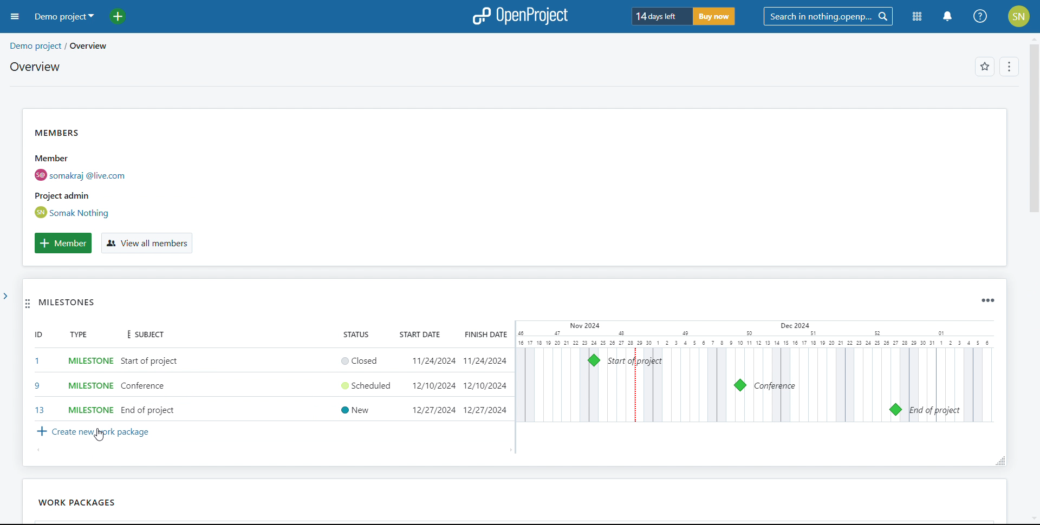 The width and height of the screenshot is (1040, 525). I want to click on set status, so click(365, 384).